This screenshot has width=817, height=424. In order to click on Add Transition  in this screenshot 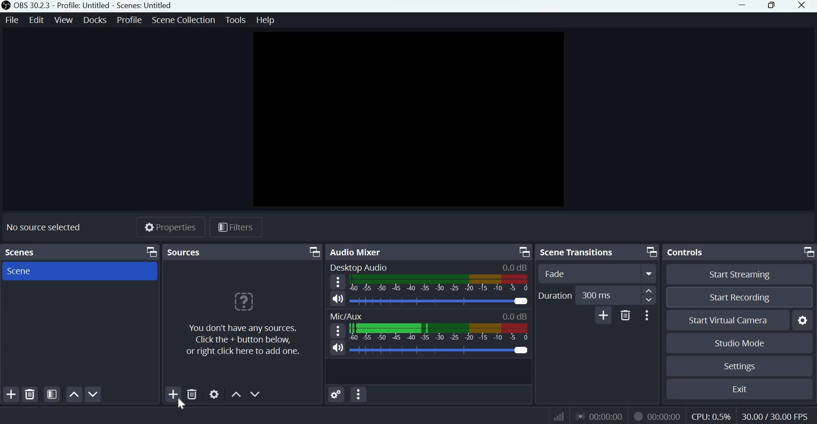, I will do `click(604, 315)`.